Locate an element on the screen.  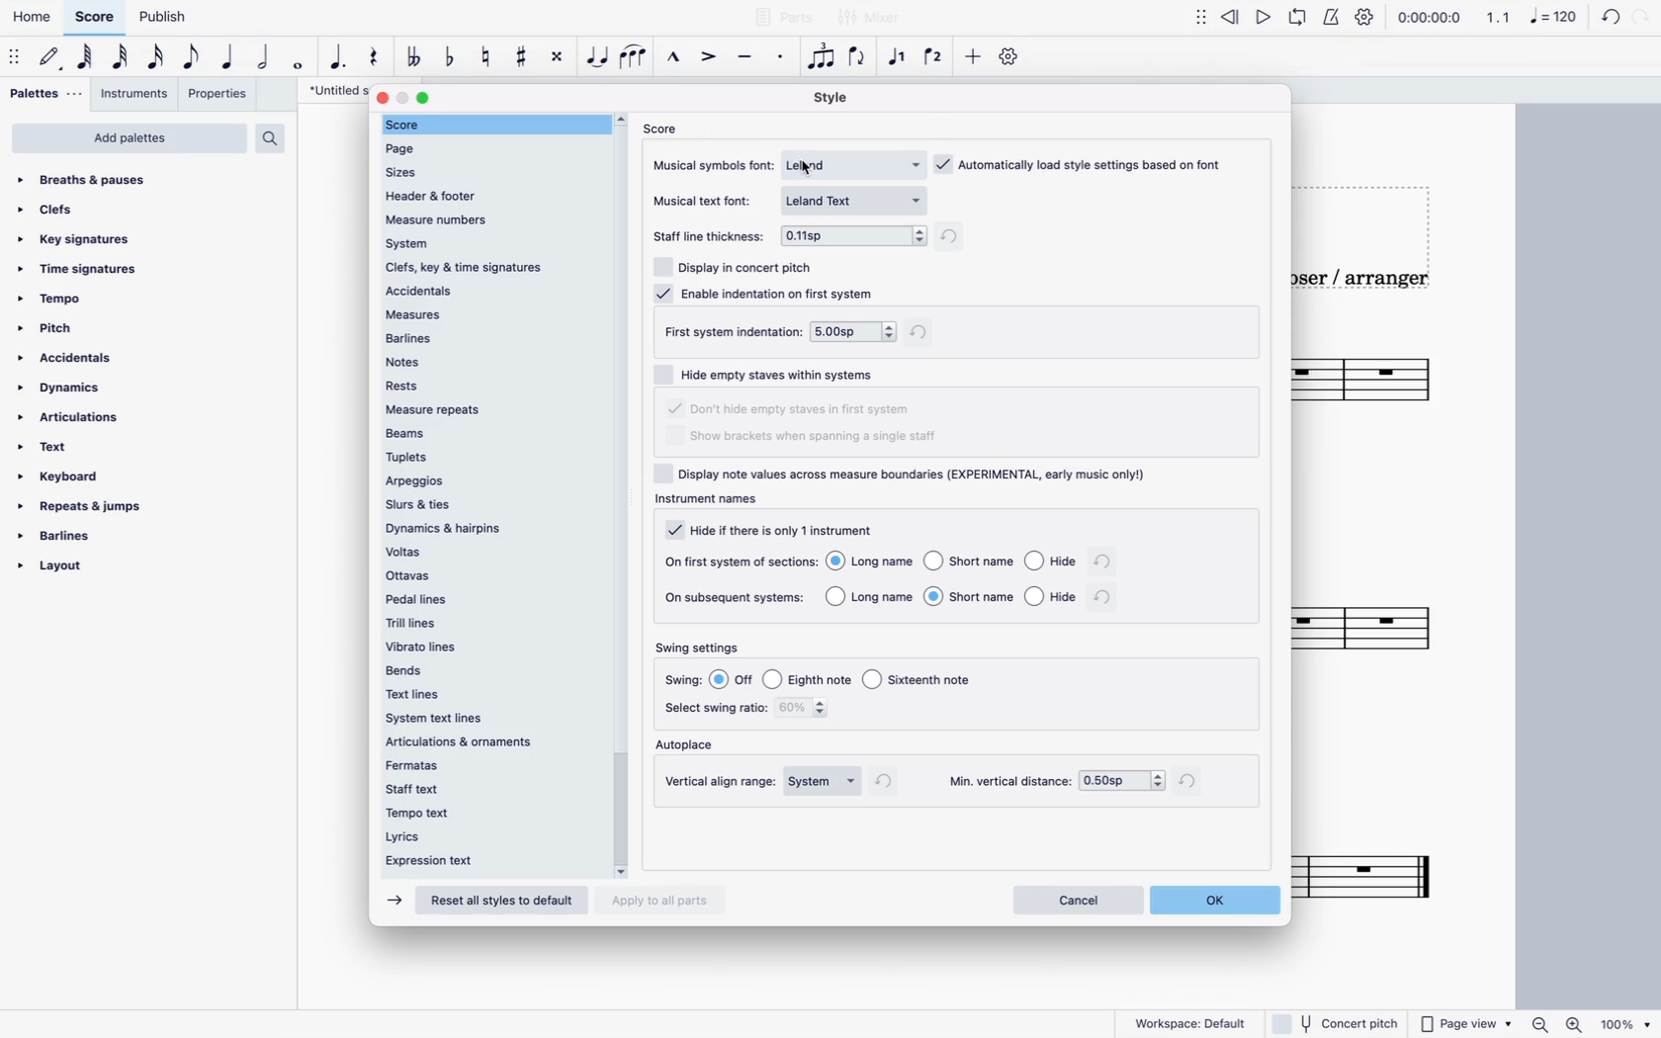
play is located at coordinates (1305, 13).